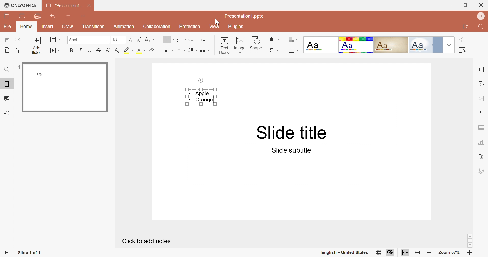 This screenshot has width=488, height=257. I want to click on Text Art settings, so click(482, 157).